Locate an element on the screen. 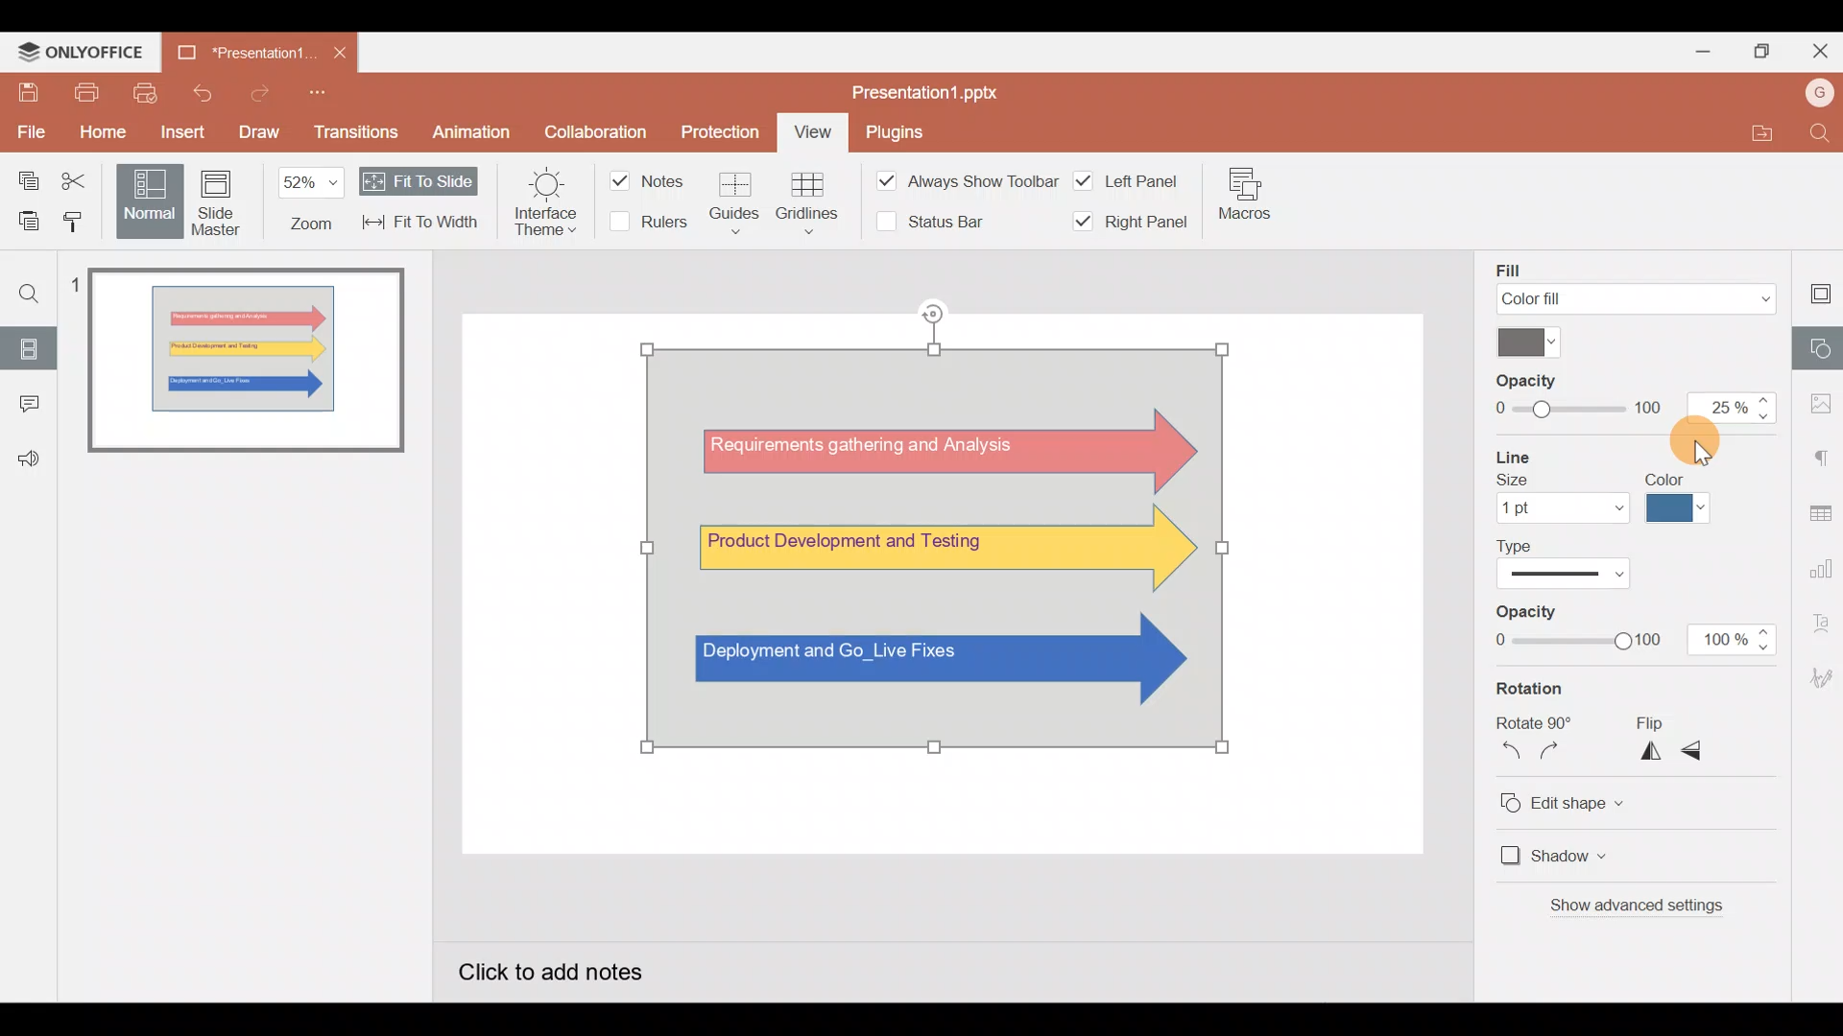 Image resolution: width=1843 pixels, height=1036 pixels. Home is located at coordinates (94, 133).